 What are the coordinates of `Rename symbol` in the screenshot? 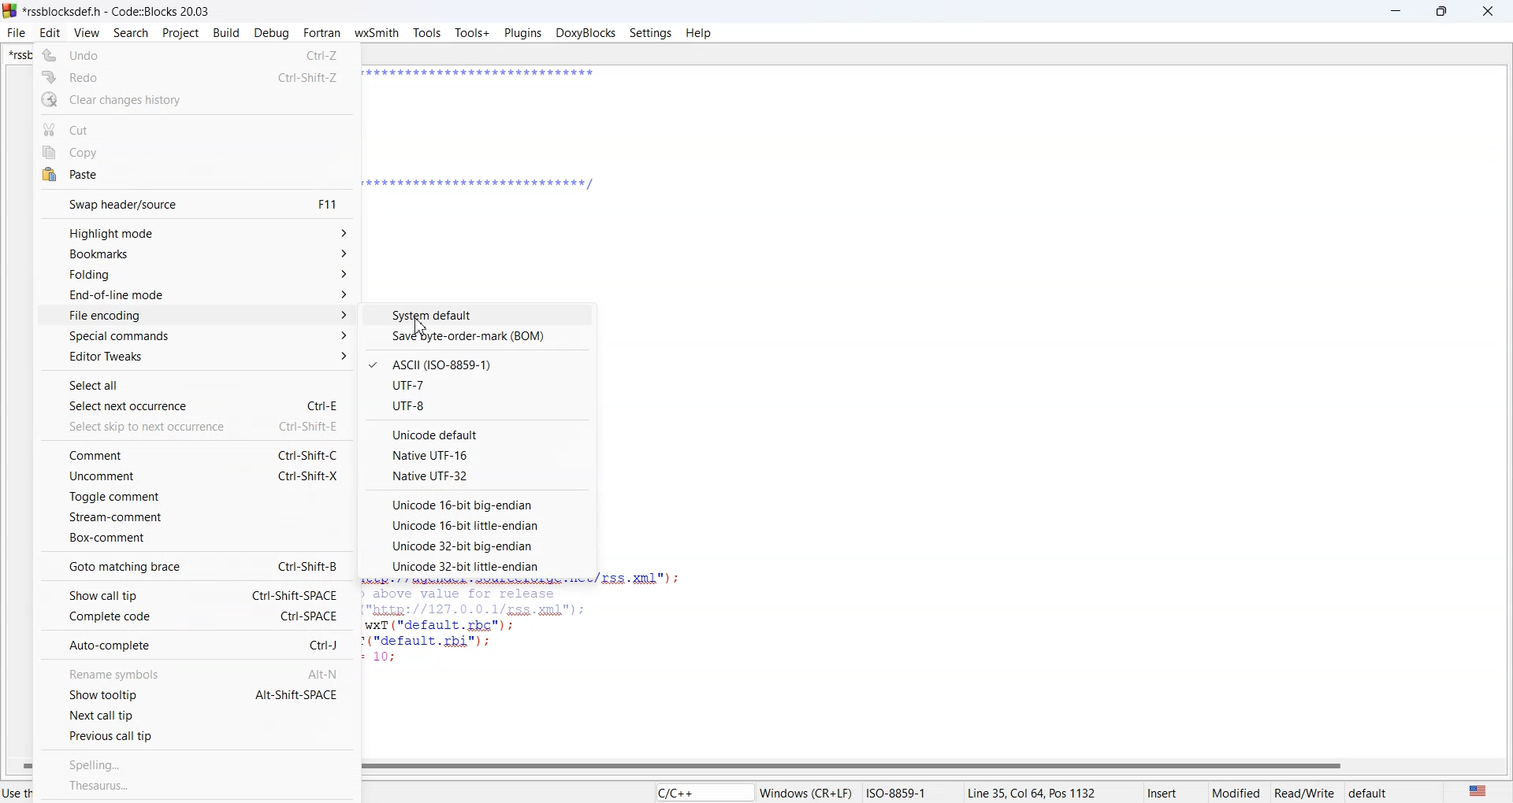 It's located at (196, 673).